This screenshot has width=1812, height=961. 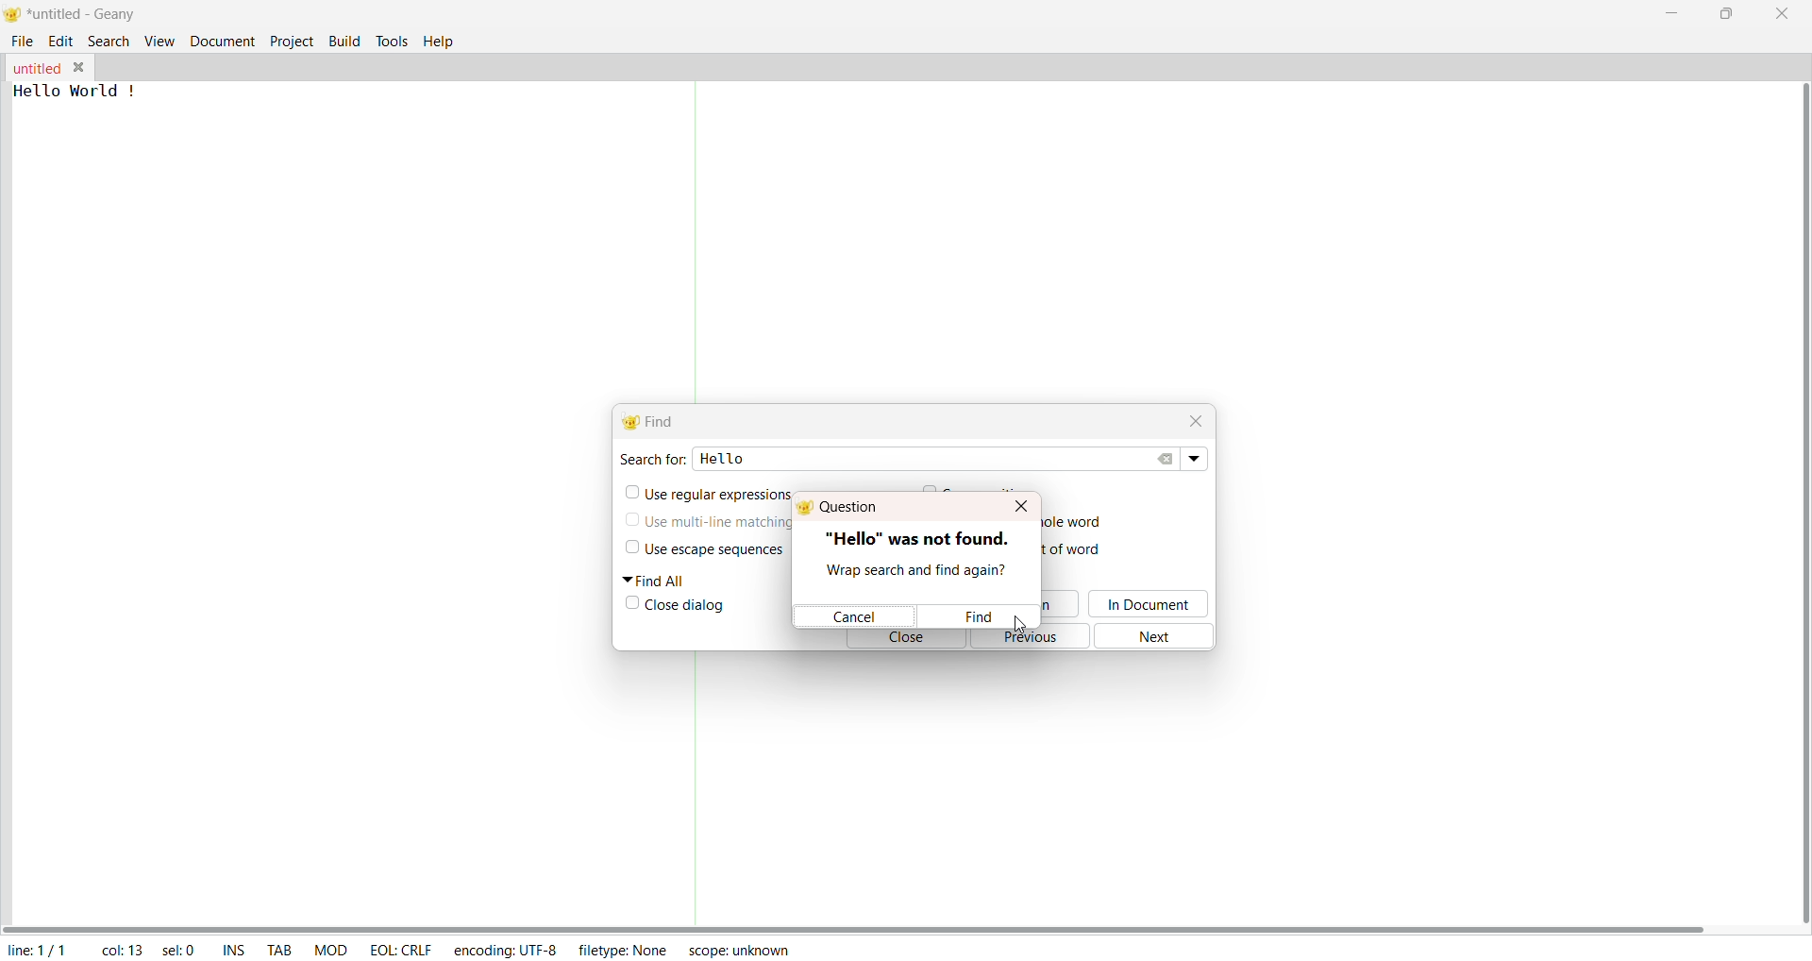 I want to click on Whole word, so click(x=1074, y=521).